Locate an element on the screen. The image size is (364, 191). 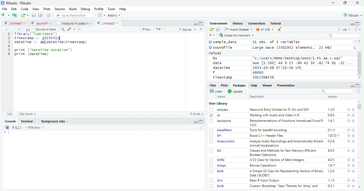
Viewer is located at coordinates (267, 85).